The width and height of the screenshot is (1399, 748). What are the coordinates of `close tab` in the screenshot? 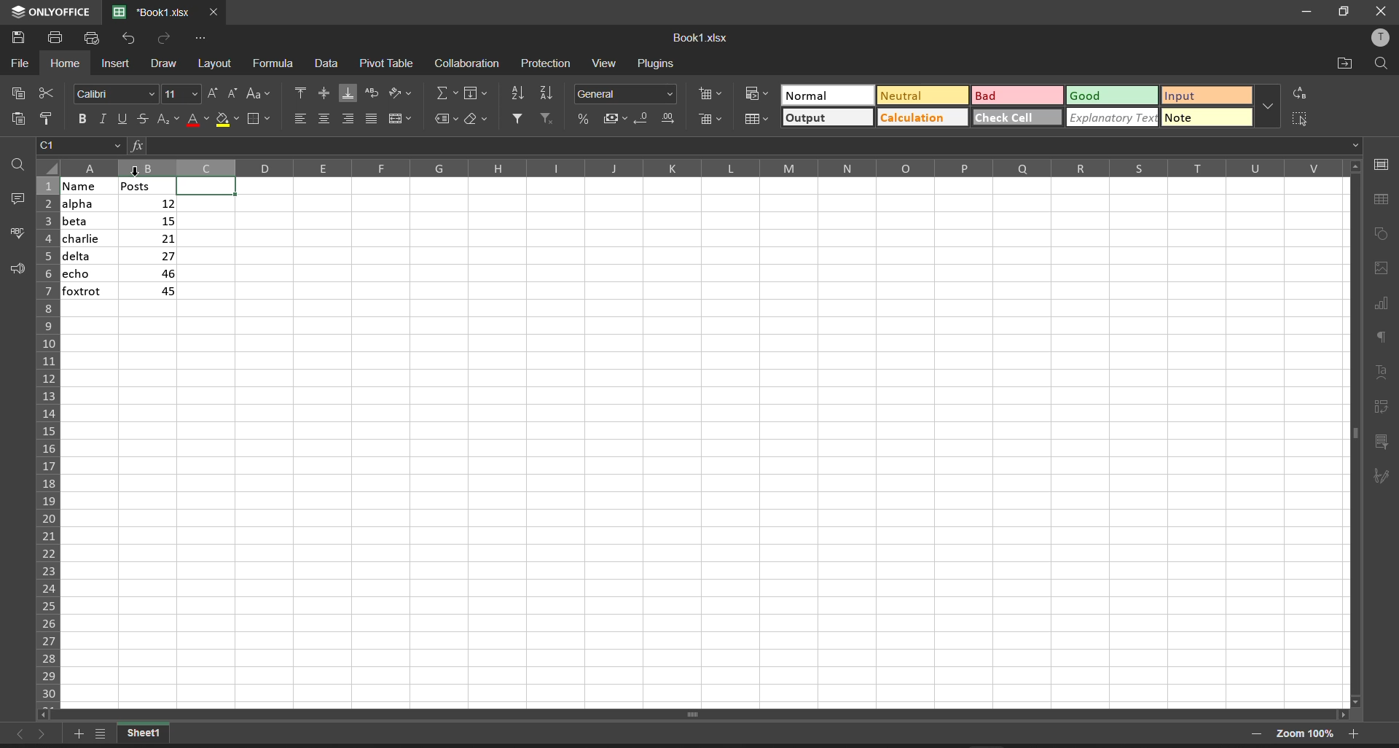 It's located at (214, 11).